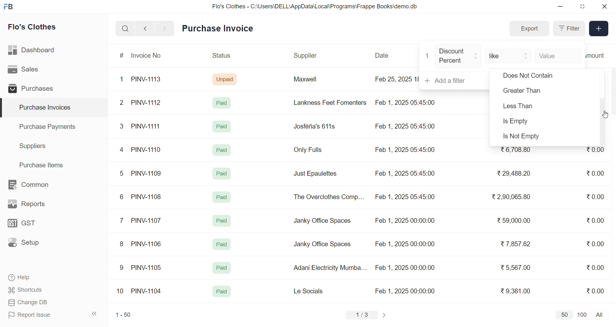 Image resolution: width=616 pixels, height=327 pixels. I want to click on Paid, so click(222, 221).